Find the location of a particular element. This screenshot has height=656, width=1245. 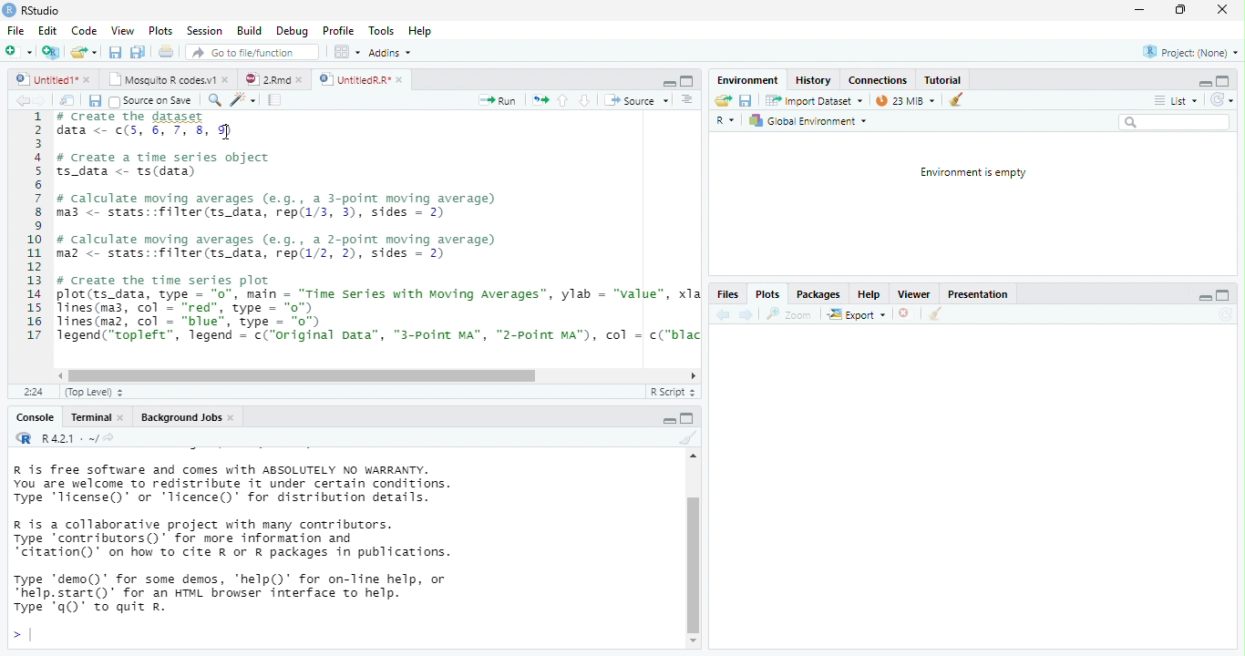

‘Environment is located at coordinates (746, 80).